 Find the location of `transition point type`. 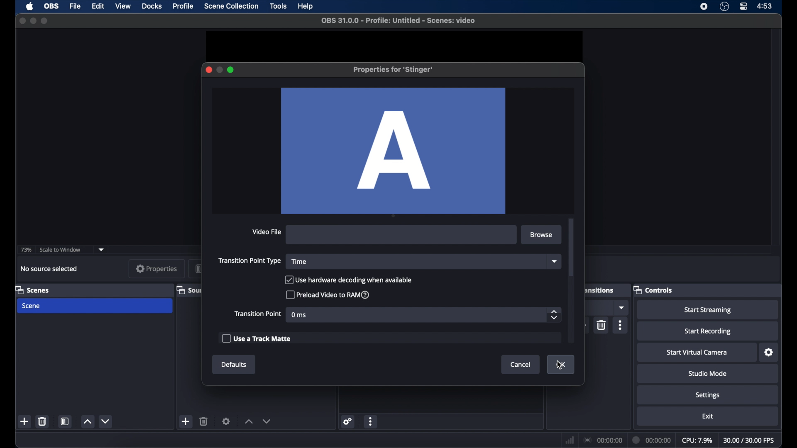

transition point type is located at coordinates (250, 261).